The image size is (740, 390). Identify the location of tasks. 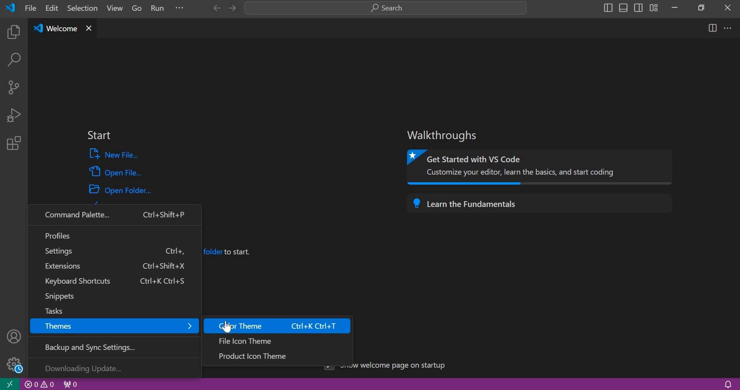
(109, 309).